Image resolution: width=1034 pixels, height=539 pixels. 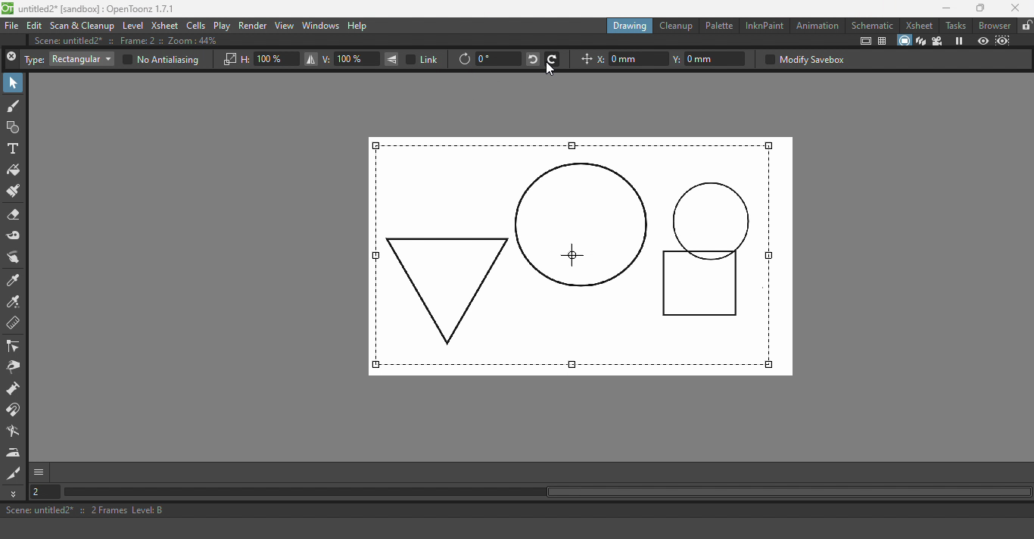 I want to click on Scene: untitled2* :: 2 Frames Level: B, so click(x=515, y=511).